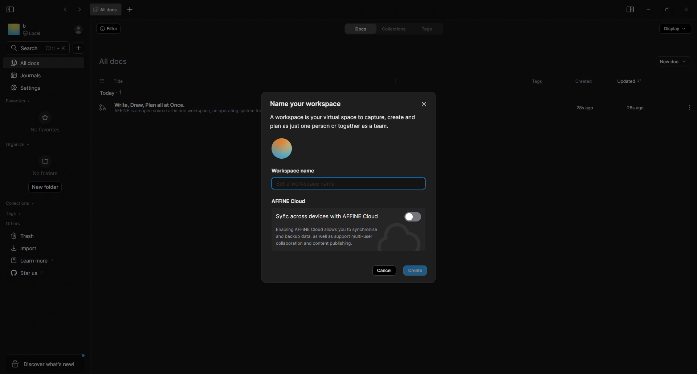  What do you see at coordinates (131, 11) in the screenshot?
I see `new tab` at bounding box center [131, 11].